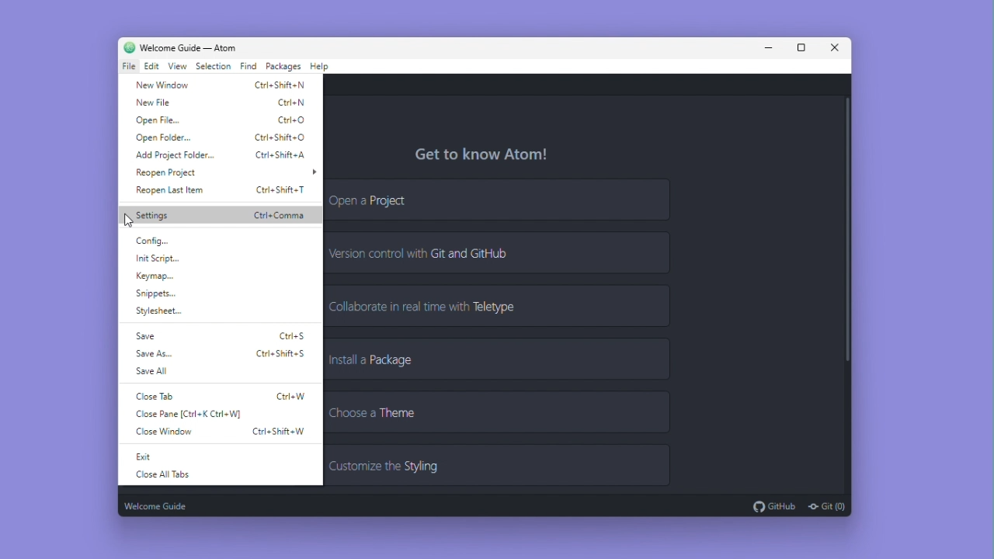  Describe the element at coordinates (499, 360) in the screenshot. I see `Install a package` at that location.